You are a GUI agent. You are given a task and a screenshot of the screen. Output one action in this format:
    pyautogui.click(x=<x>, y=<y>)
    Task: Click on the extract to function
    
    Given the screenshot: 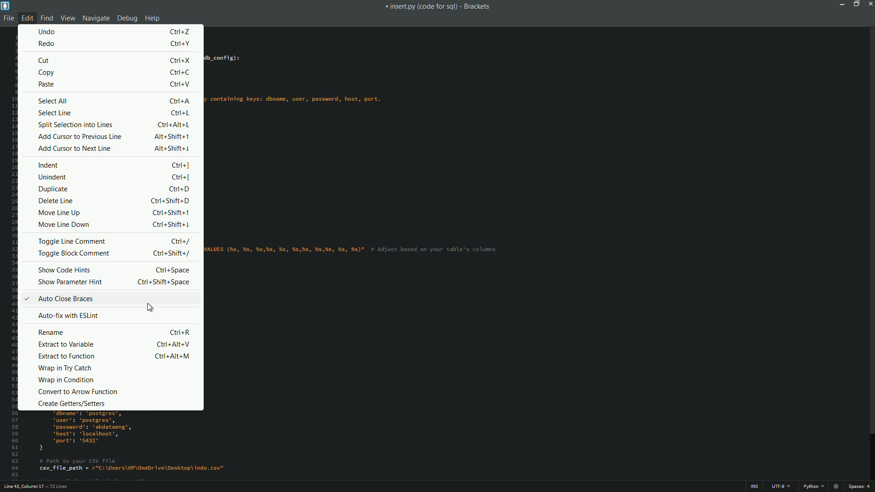 What is the action you would take?
    pyautogui.click(x=66, y=356)
    